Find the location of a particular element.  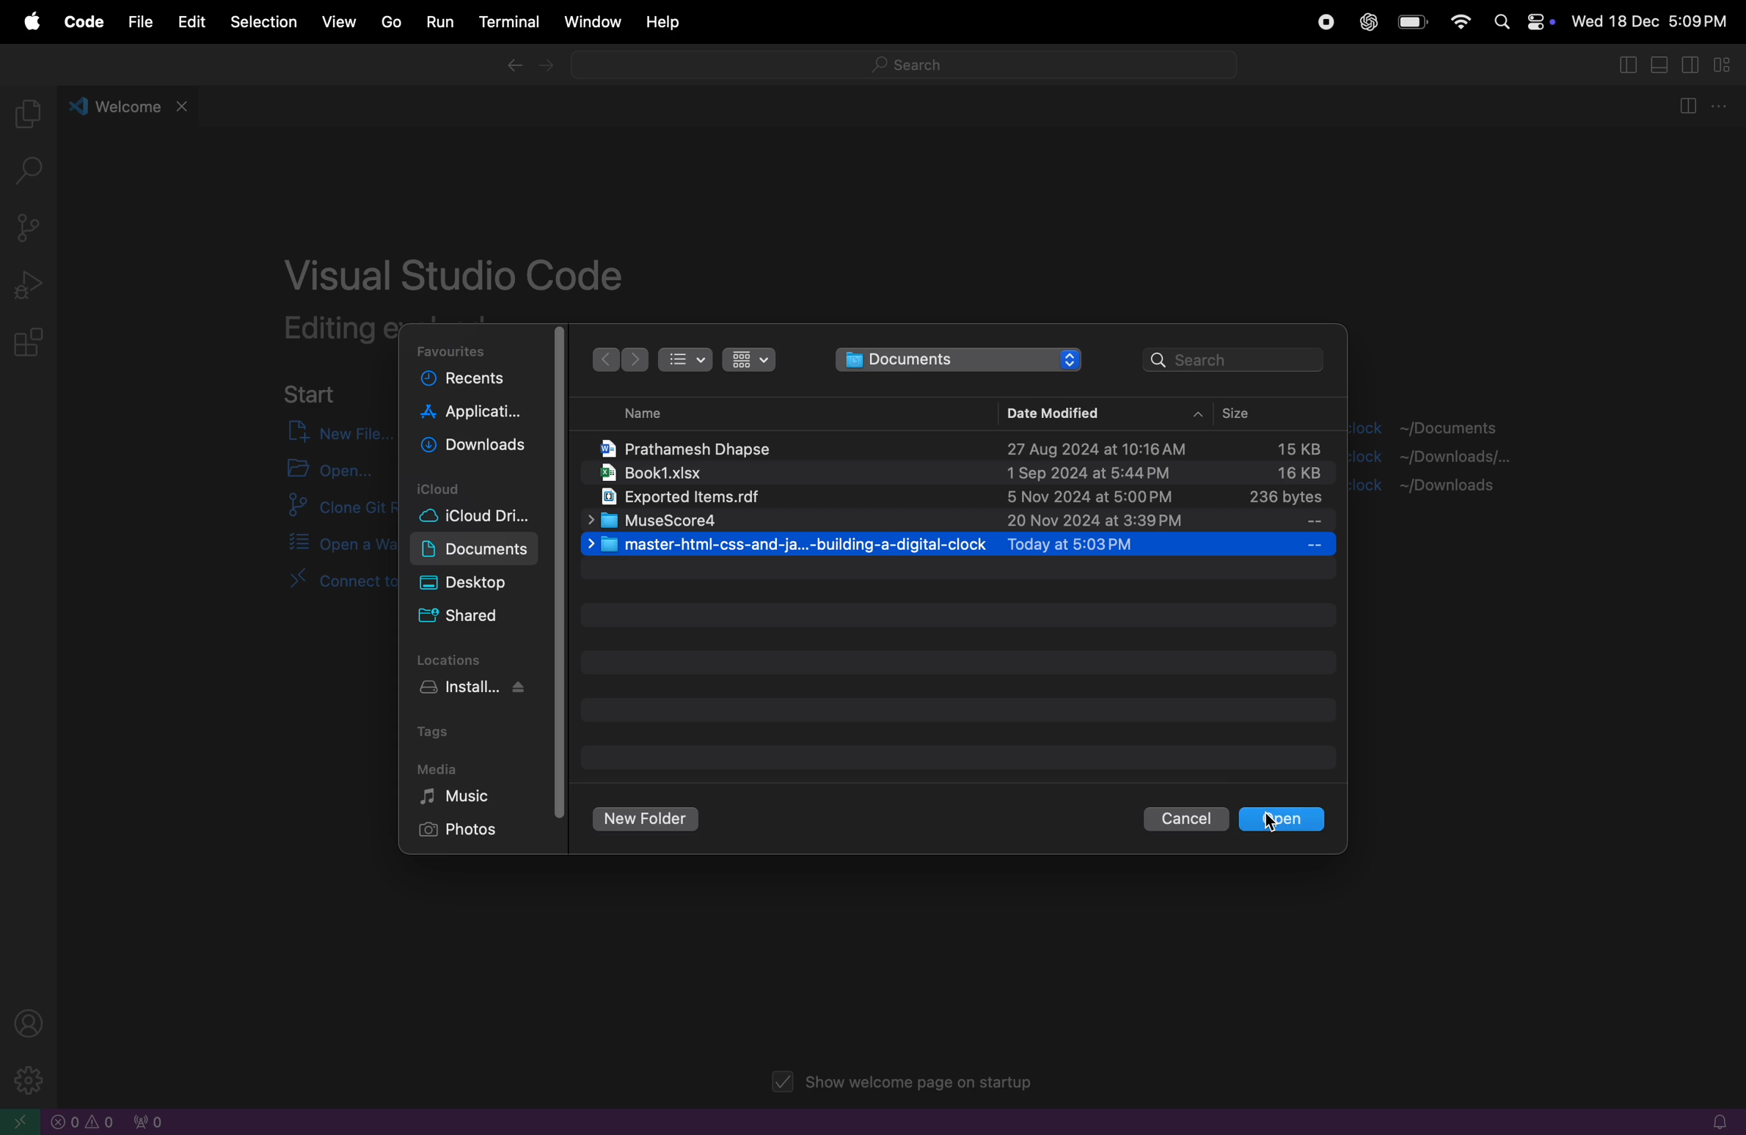

file is located at coordinates (960, 545).